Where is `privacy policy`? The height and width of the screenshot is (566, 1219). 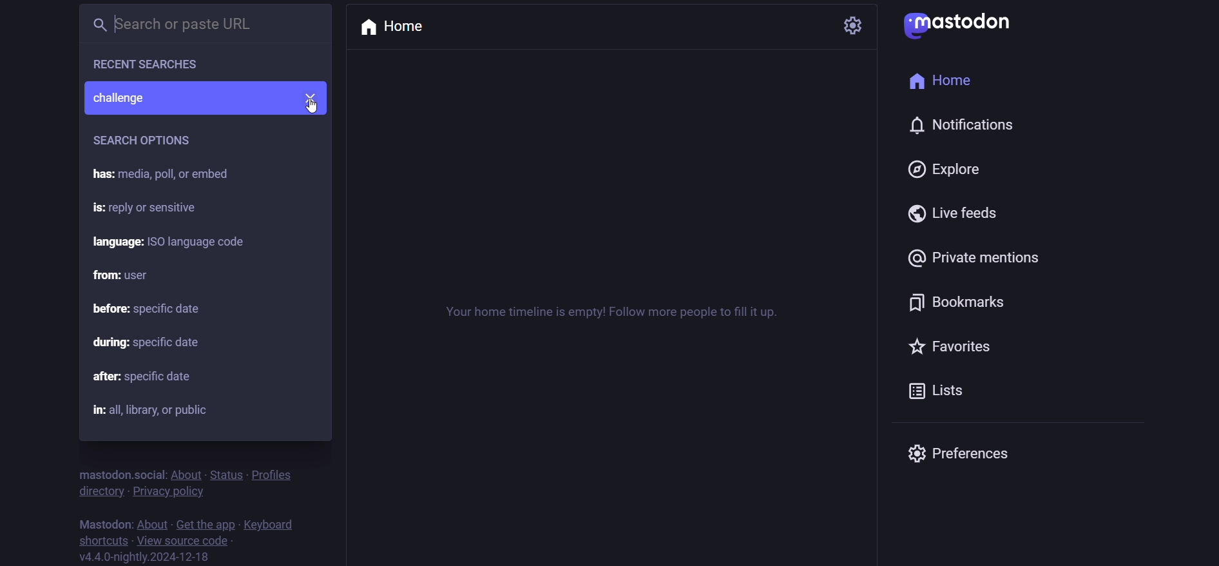 privacy policy is located at coordinates (173, 492).